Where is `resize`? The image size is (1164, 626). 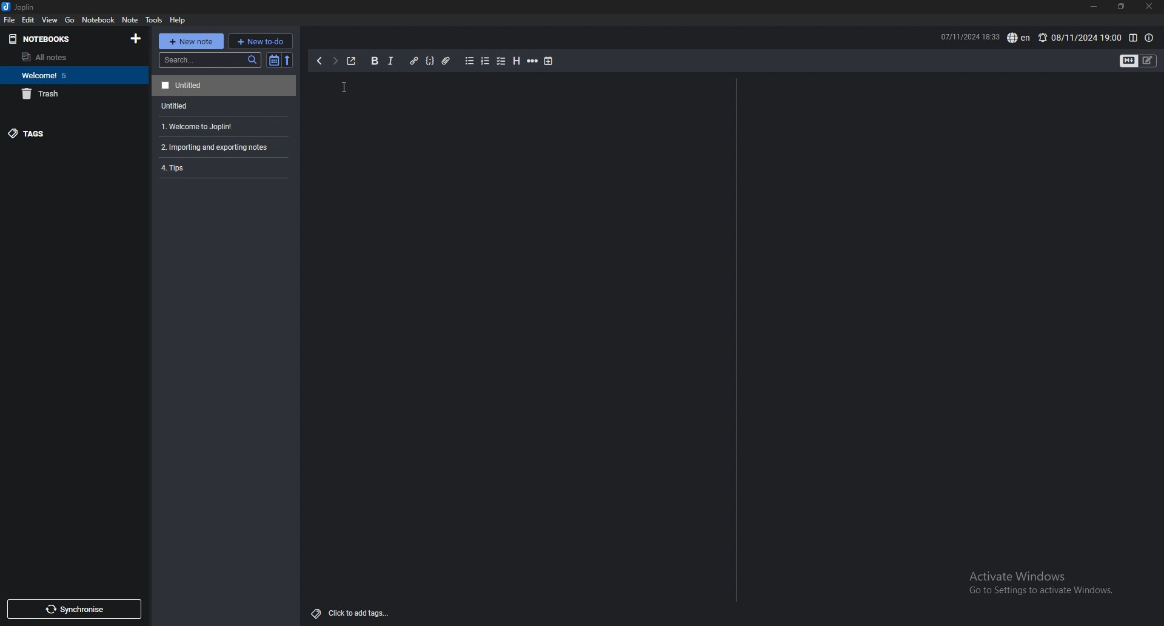 resize is located at coordinates (1120, 7).